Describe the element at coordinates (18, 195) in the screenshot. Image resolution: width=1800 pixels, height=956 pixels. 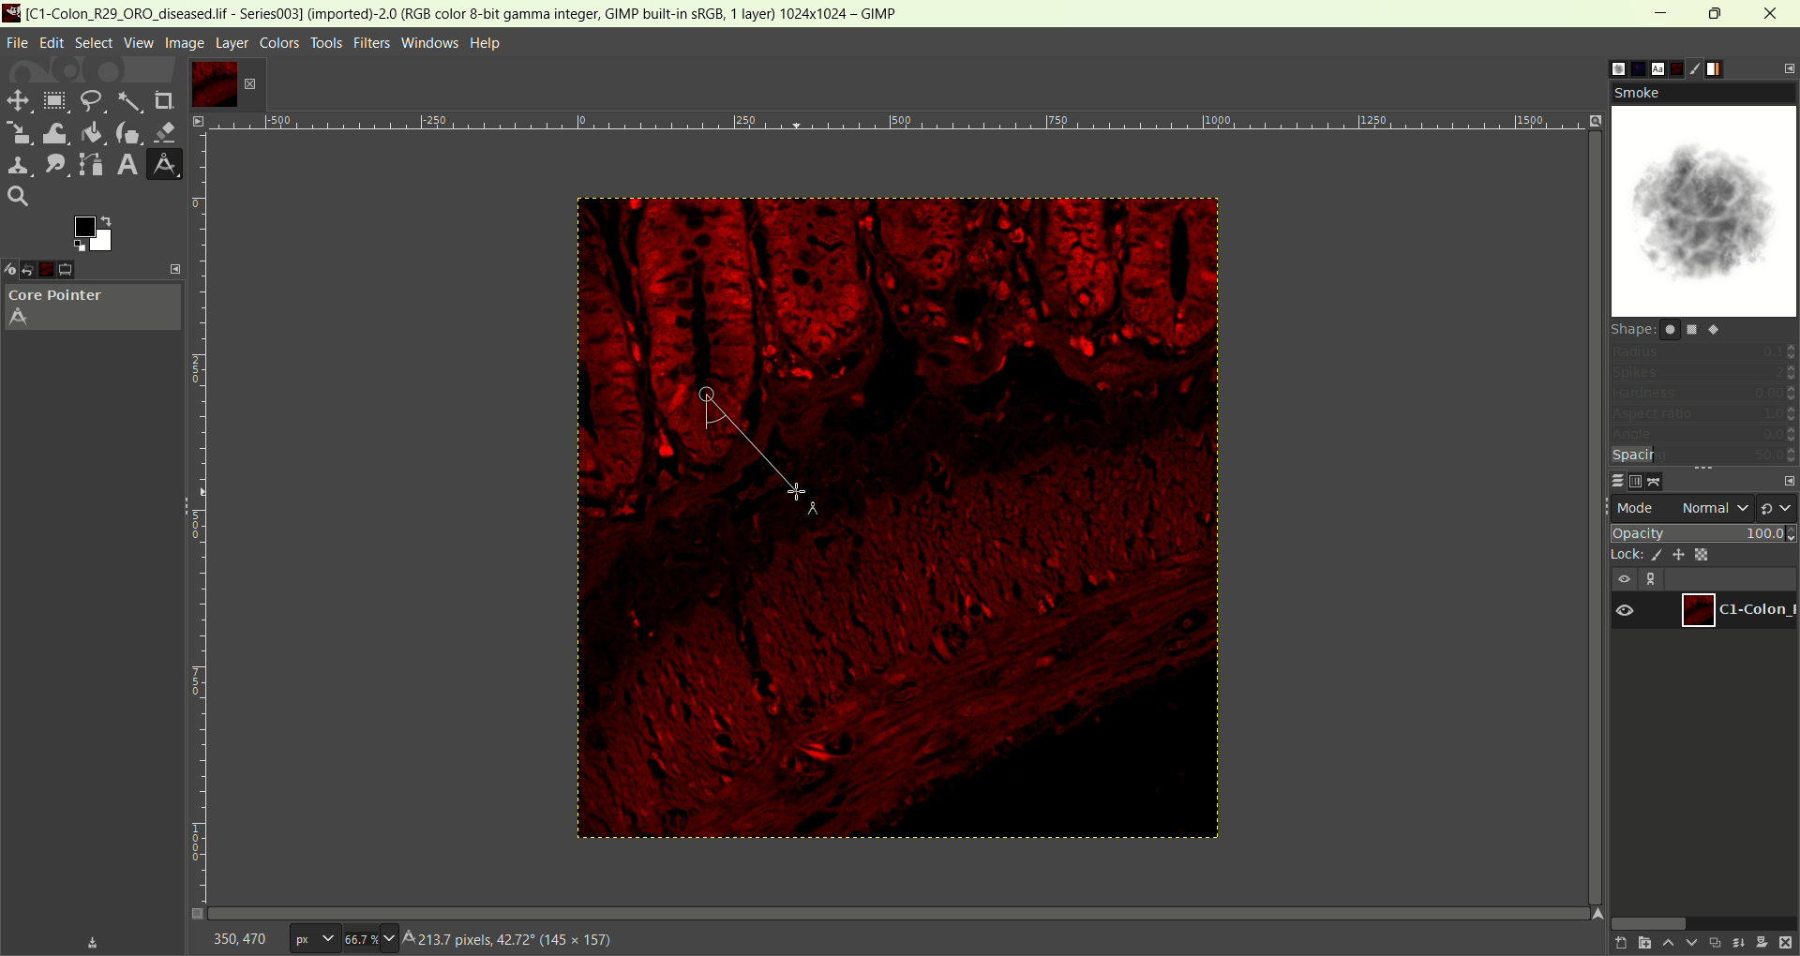
I see `search tool` at that location.